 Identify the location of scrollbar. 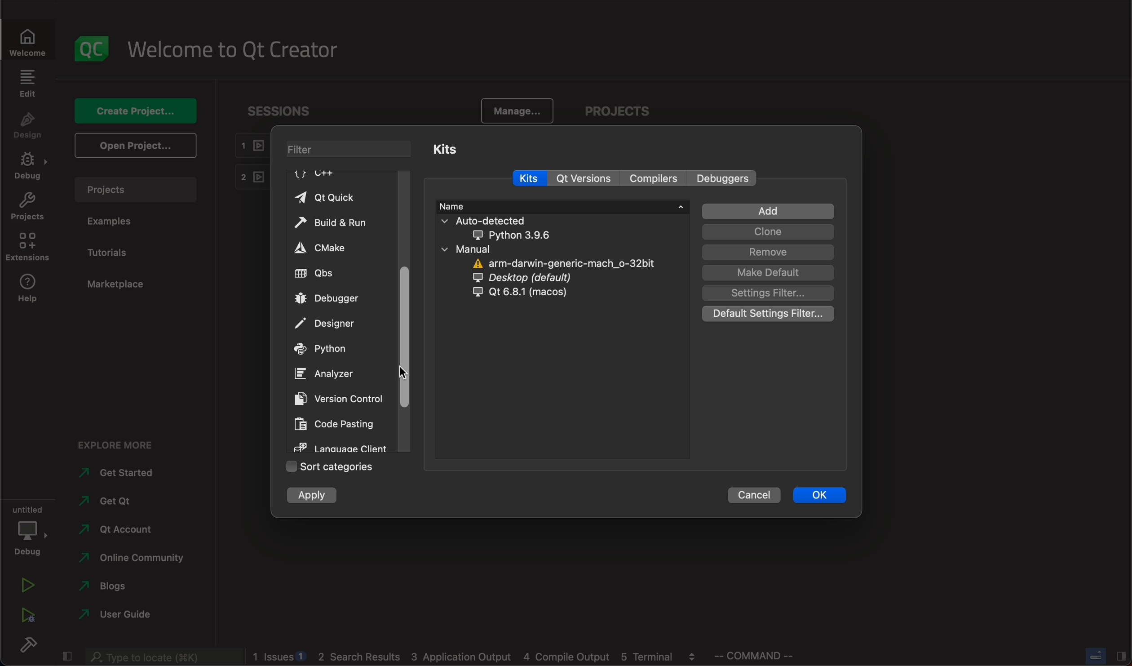
(405, 312).